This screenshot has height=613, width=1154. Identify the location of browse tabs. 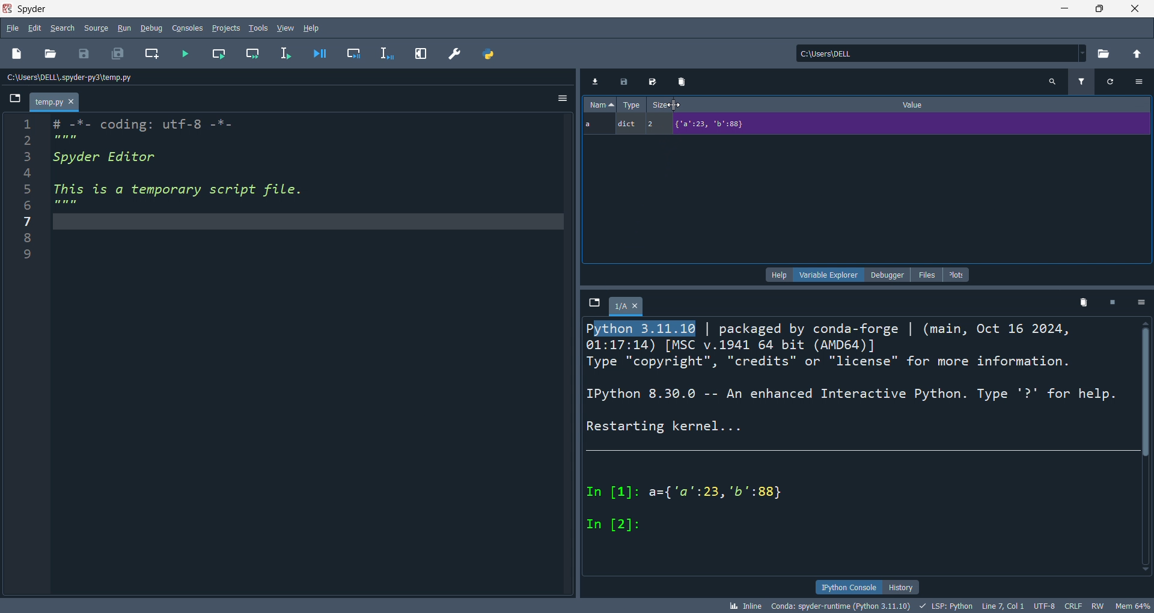
(591, 302).